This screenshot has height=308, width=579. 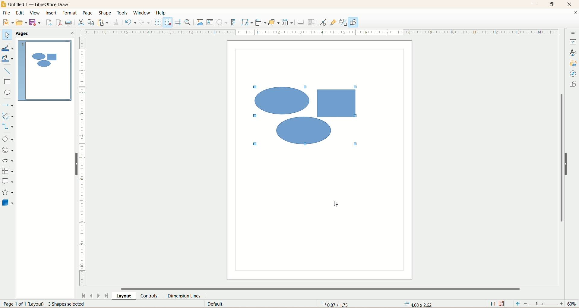 I want to click on page, so click(x=88, y=13).